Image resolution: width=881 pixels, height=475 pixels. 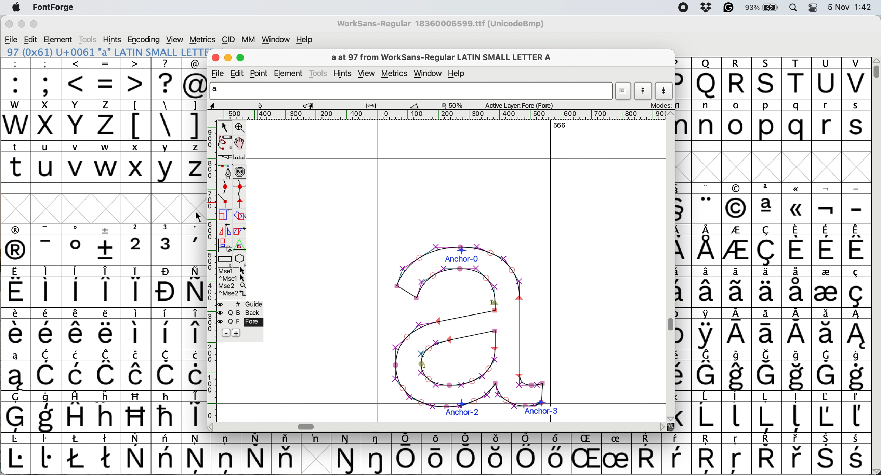 I want to click on show previous letter, so click(x=644, y=91).